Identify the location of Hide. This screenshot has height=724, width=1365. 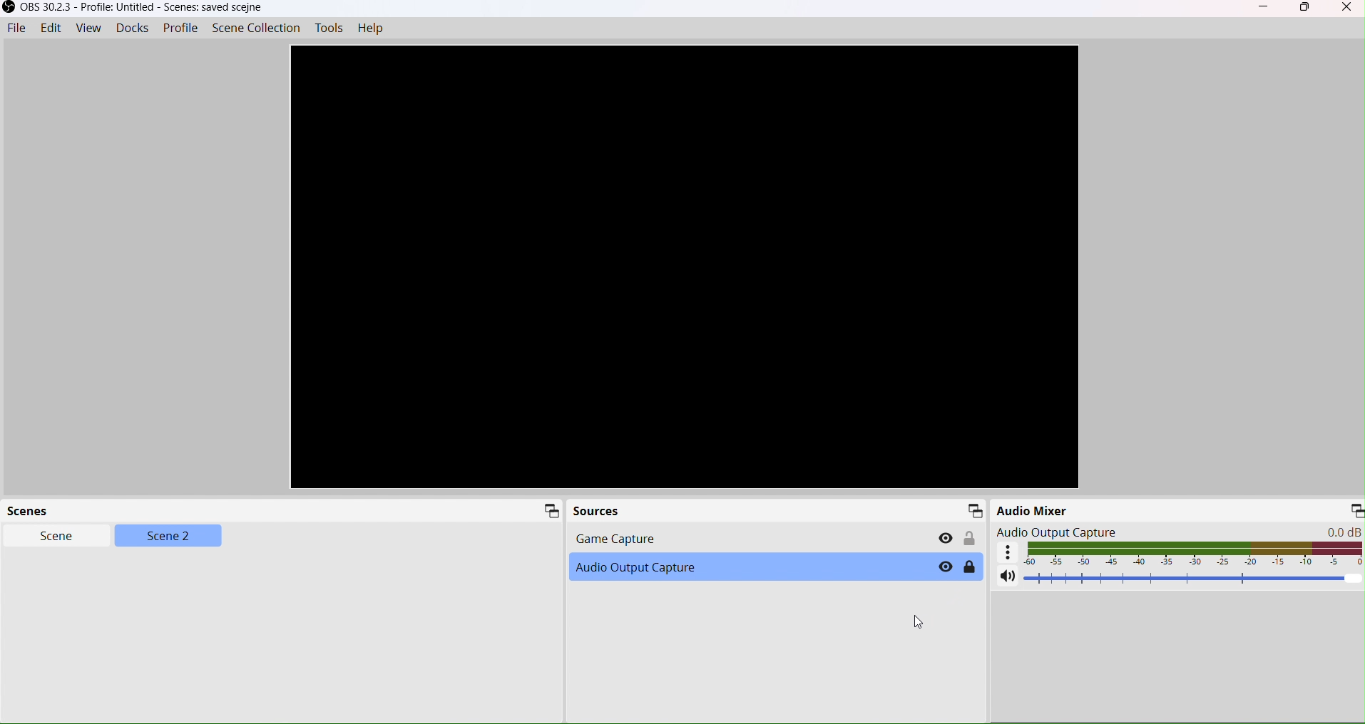
(943, 537).